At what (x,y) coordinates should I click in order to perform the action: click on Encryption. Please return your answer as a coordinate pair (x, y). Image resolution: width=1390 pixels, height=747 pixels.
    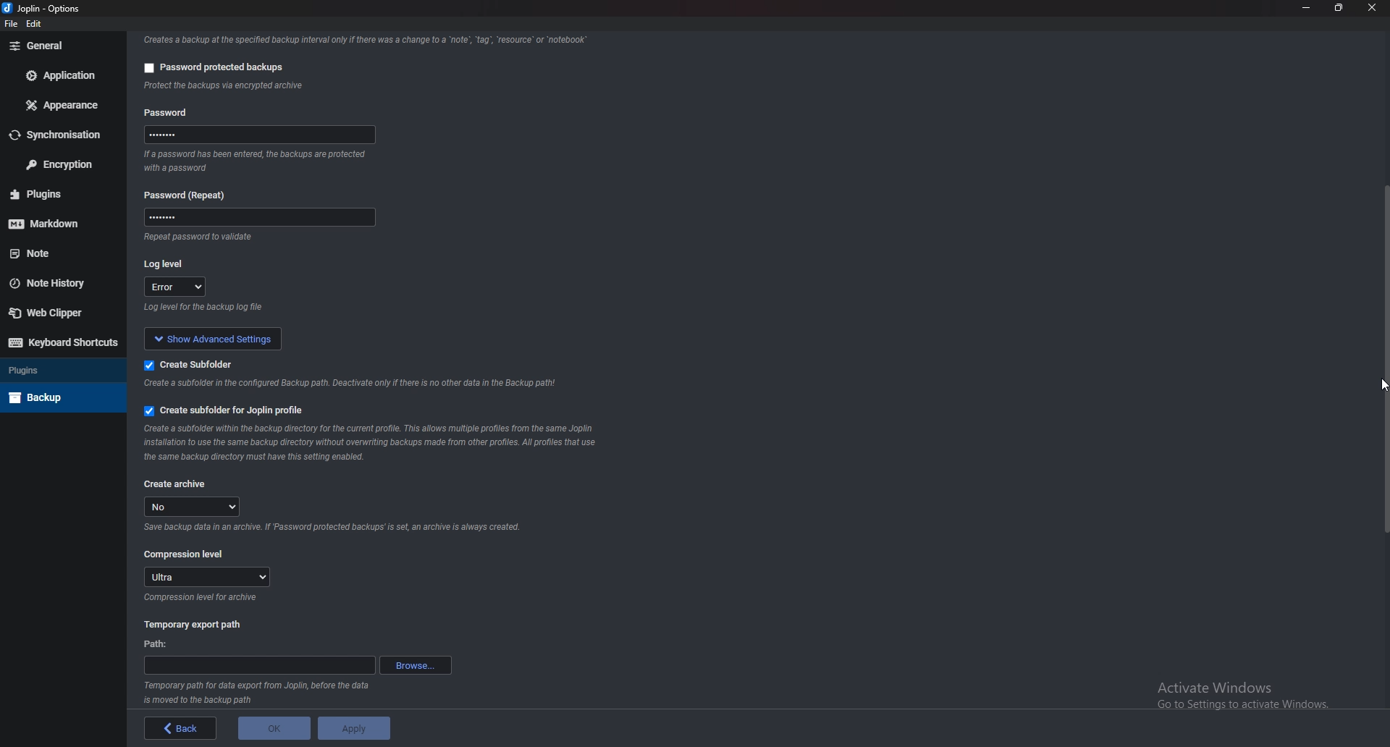
    Looking at the image, I should click on (59, 164).